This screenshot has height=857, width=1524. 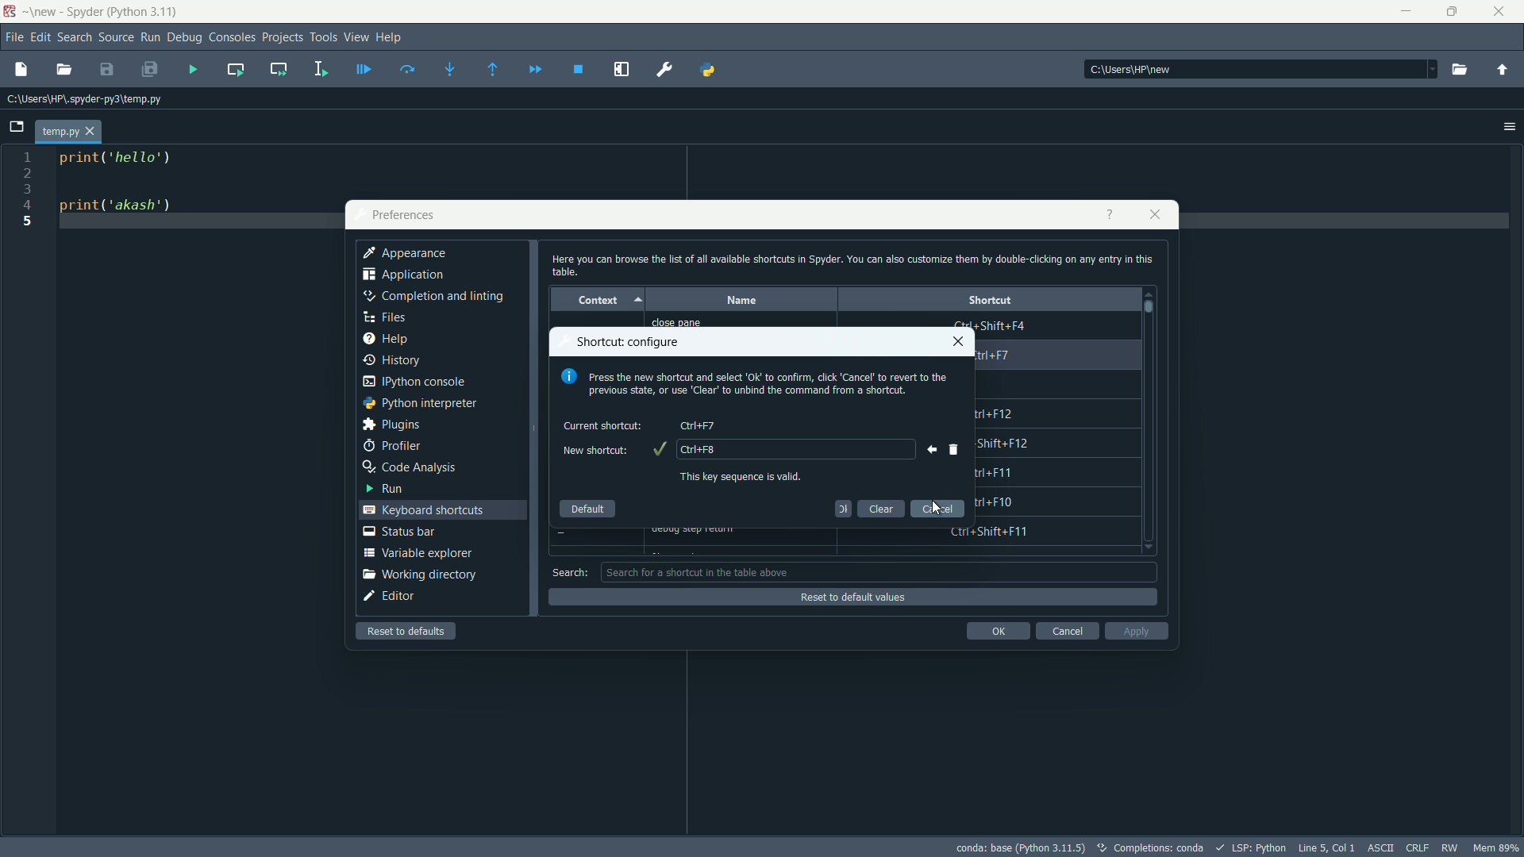 What do you see at coordinates (699, 448) in the screenshot?
I see `new shortcut added` at bounding box center [699, 448].